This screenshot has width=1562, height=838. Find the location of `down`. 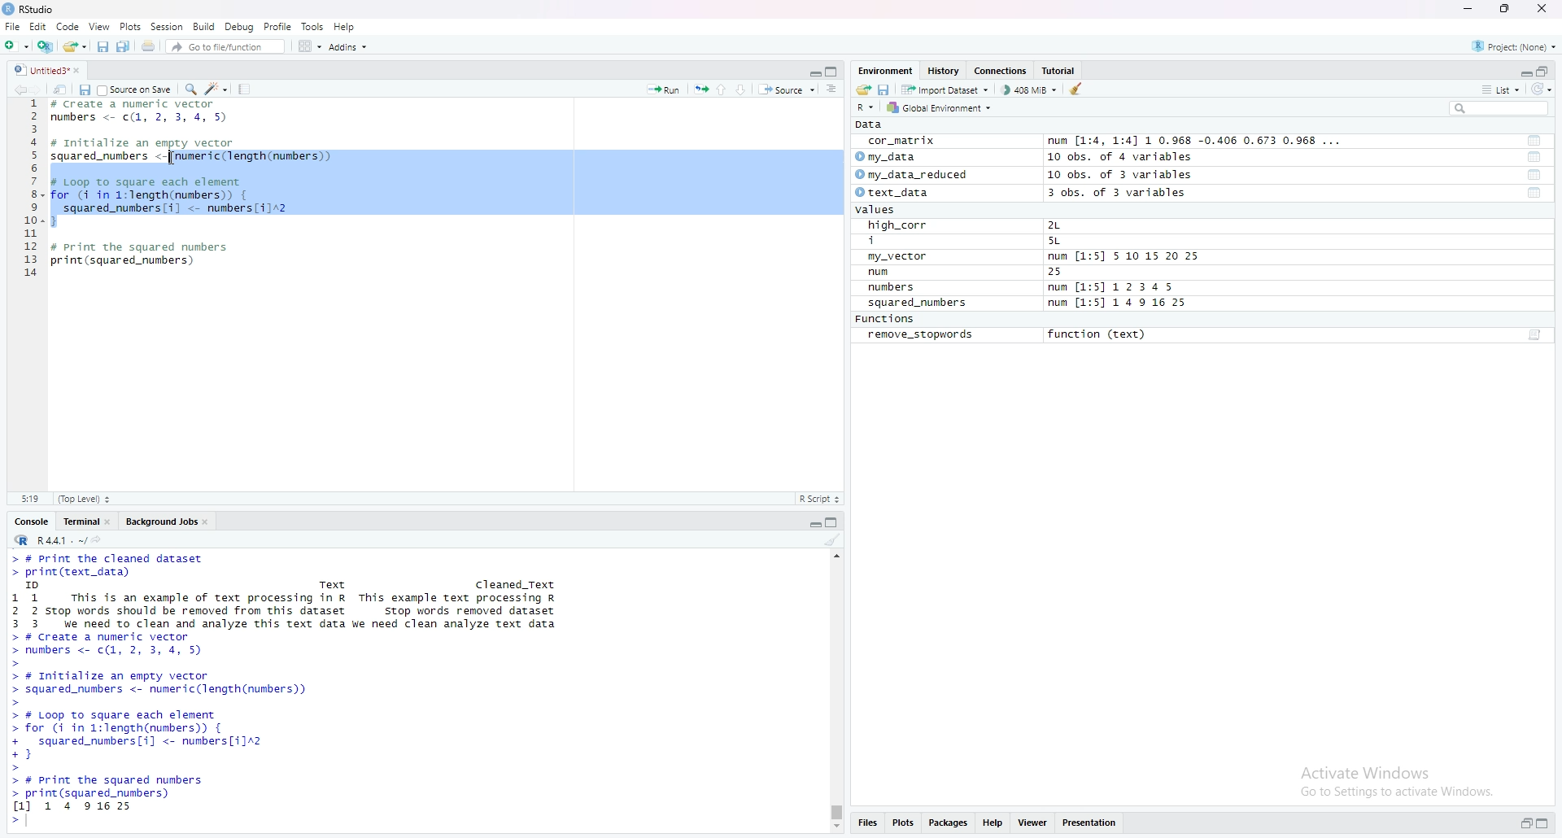

down is located at coordinates (742, 89).